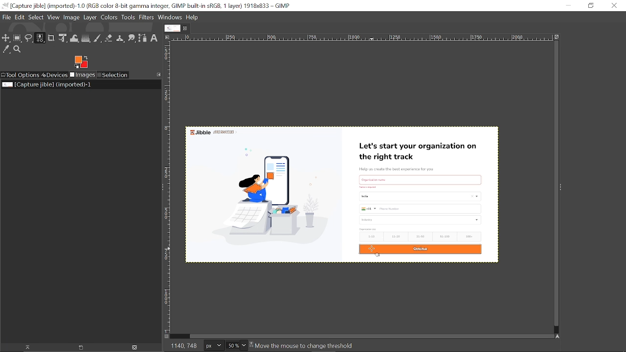 The width and height of the screenshot is (626, 352). Describe the element at coordinates (80, 62) in the screenshot. I see `Fore ground tool` at that location.